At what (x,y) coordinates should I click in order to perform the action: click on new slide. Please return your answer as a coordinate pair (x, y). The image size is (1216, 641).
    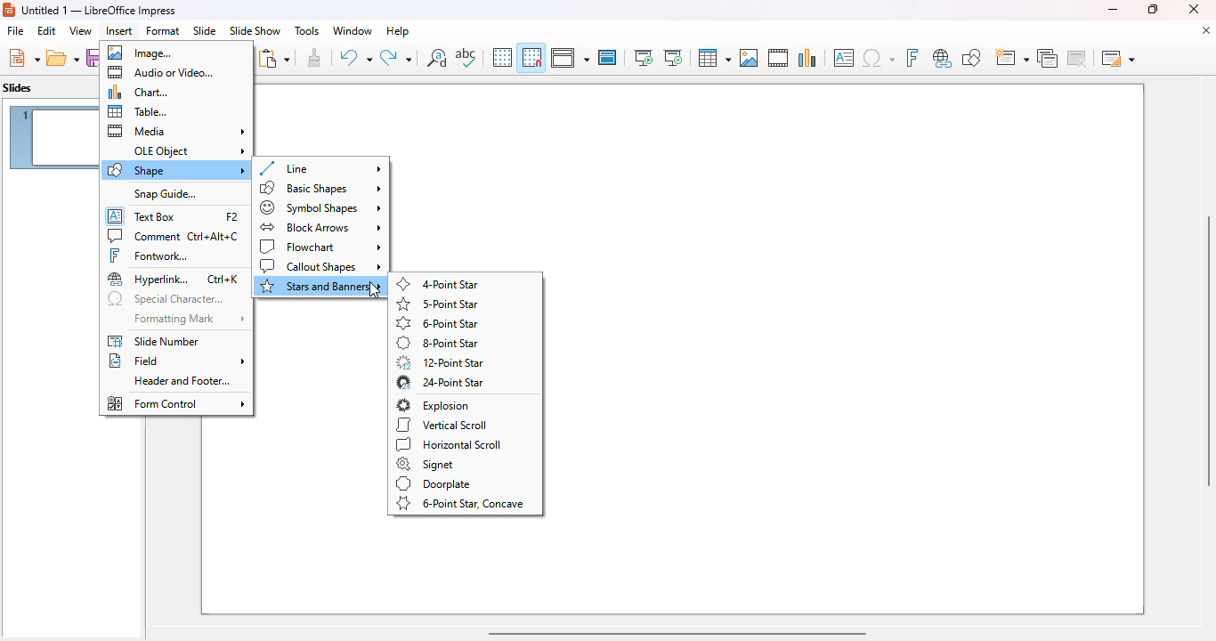
    Looking at the image, I should click on (1010, 58).